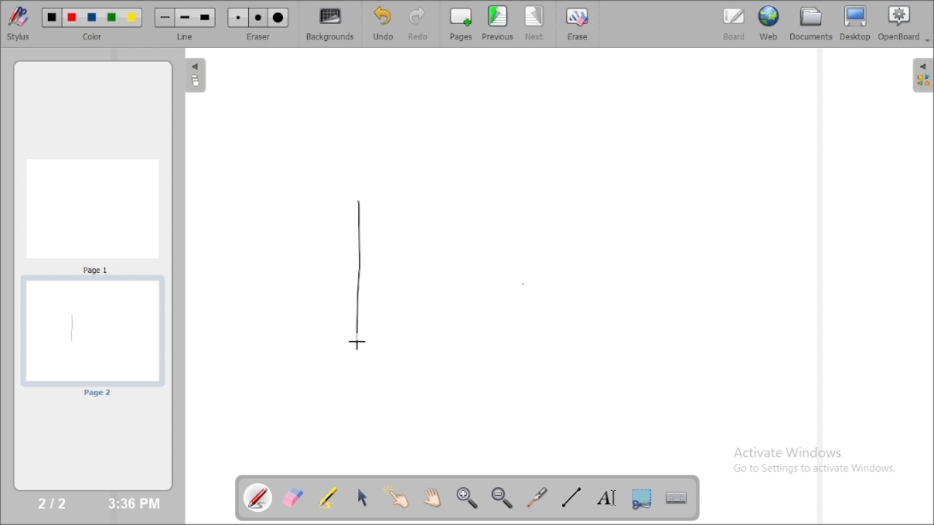  What do you see at coordinates (535, 23) in the screenshot?
I see `next` at bounding box center [535, 23].